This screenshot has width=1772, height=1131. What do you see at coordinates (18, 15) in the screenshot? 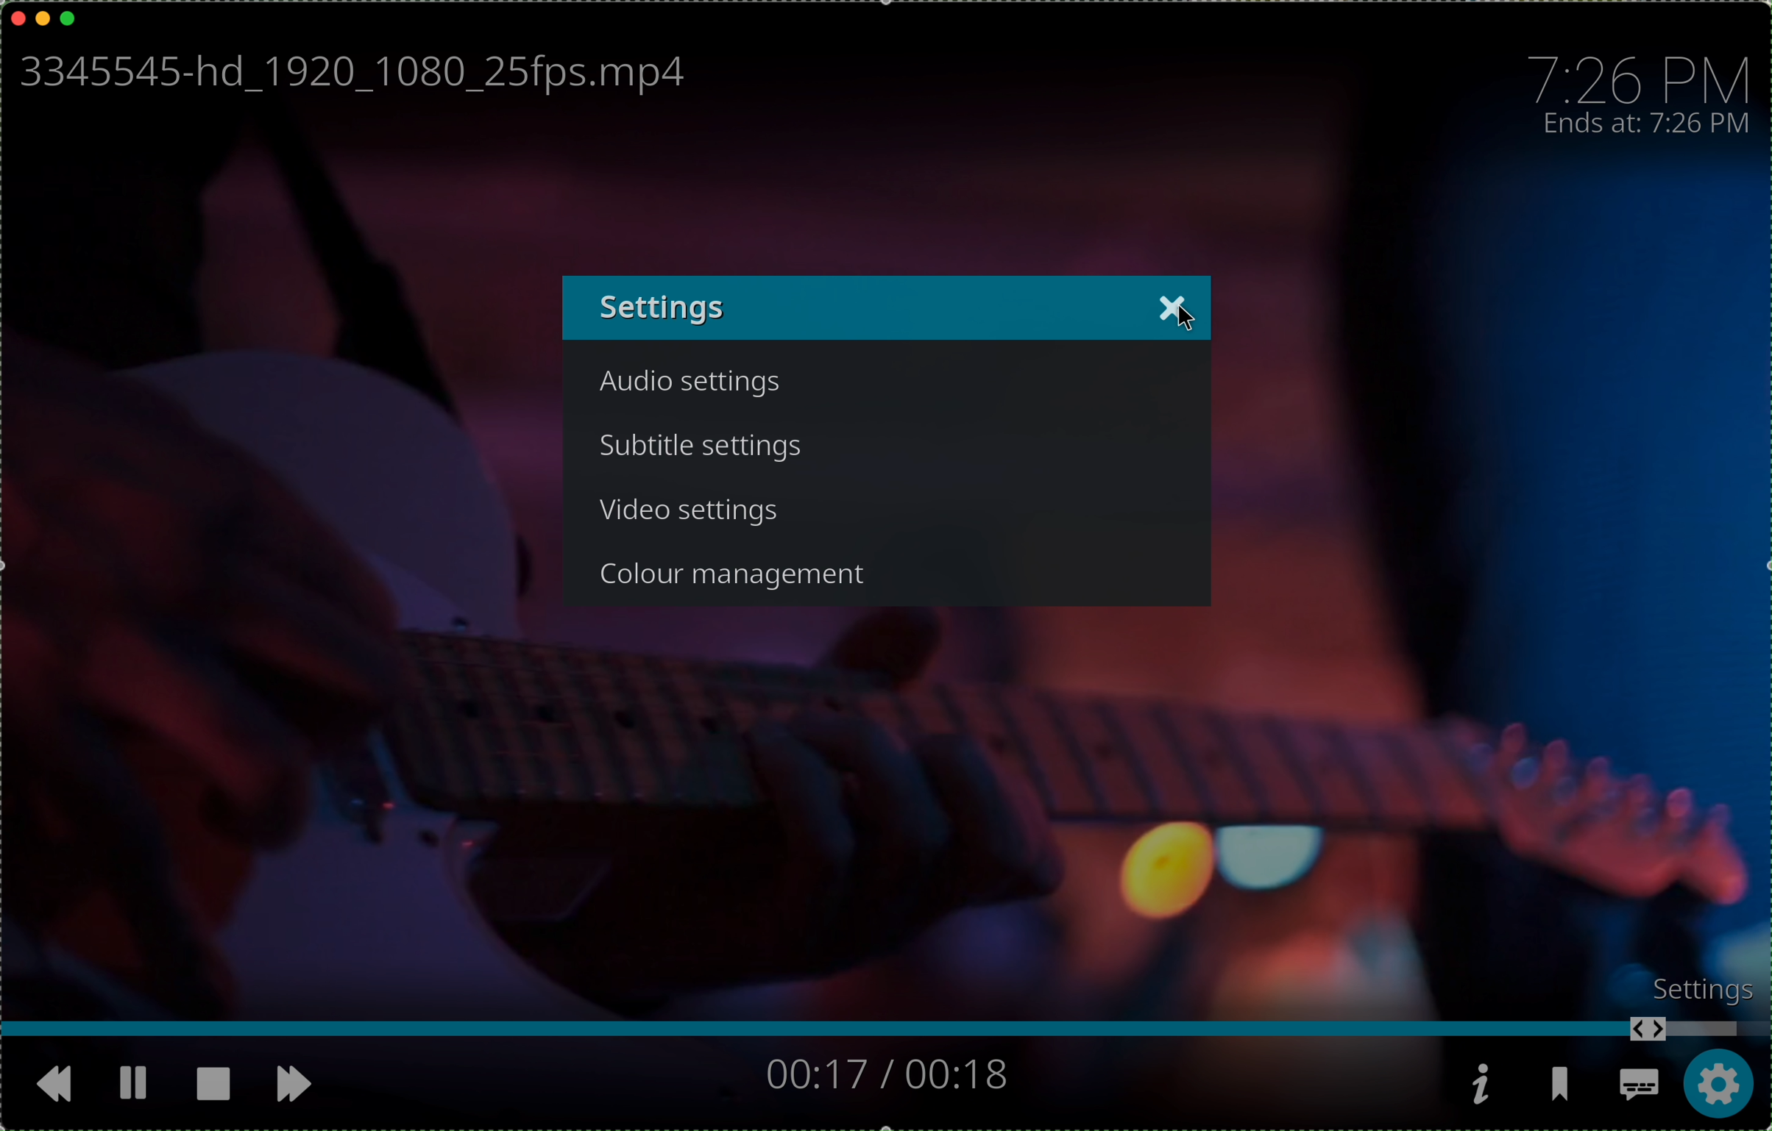
I see `close` at bounding box center [18, 15].